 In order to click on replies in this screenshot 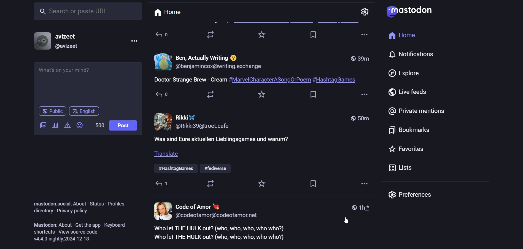, I will do `click(165, 94)`.